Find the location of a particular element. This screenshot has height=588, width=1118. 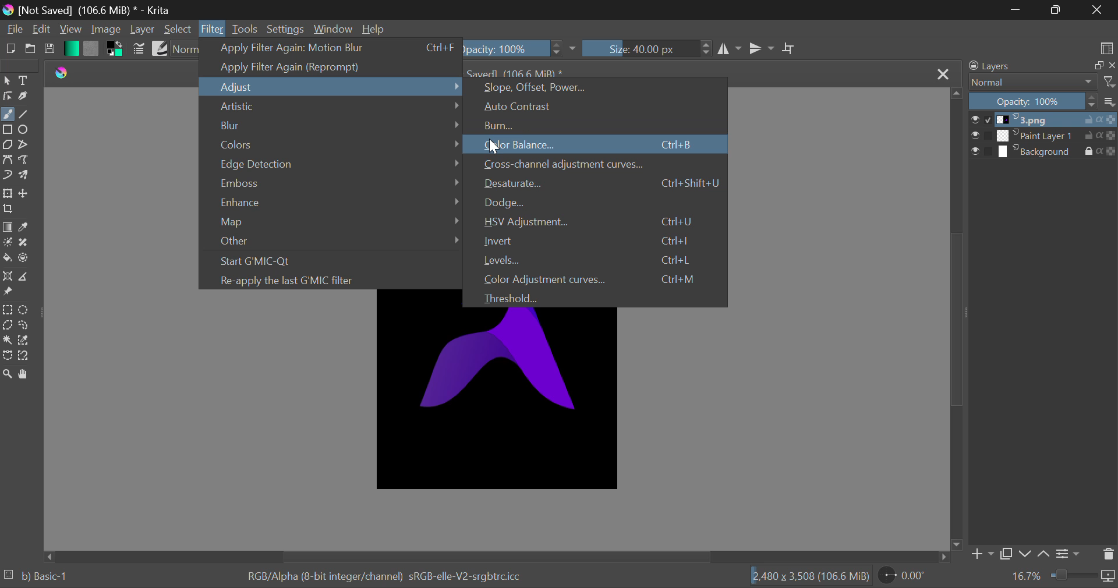

0.00 is located at coordinates (906, 577).